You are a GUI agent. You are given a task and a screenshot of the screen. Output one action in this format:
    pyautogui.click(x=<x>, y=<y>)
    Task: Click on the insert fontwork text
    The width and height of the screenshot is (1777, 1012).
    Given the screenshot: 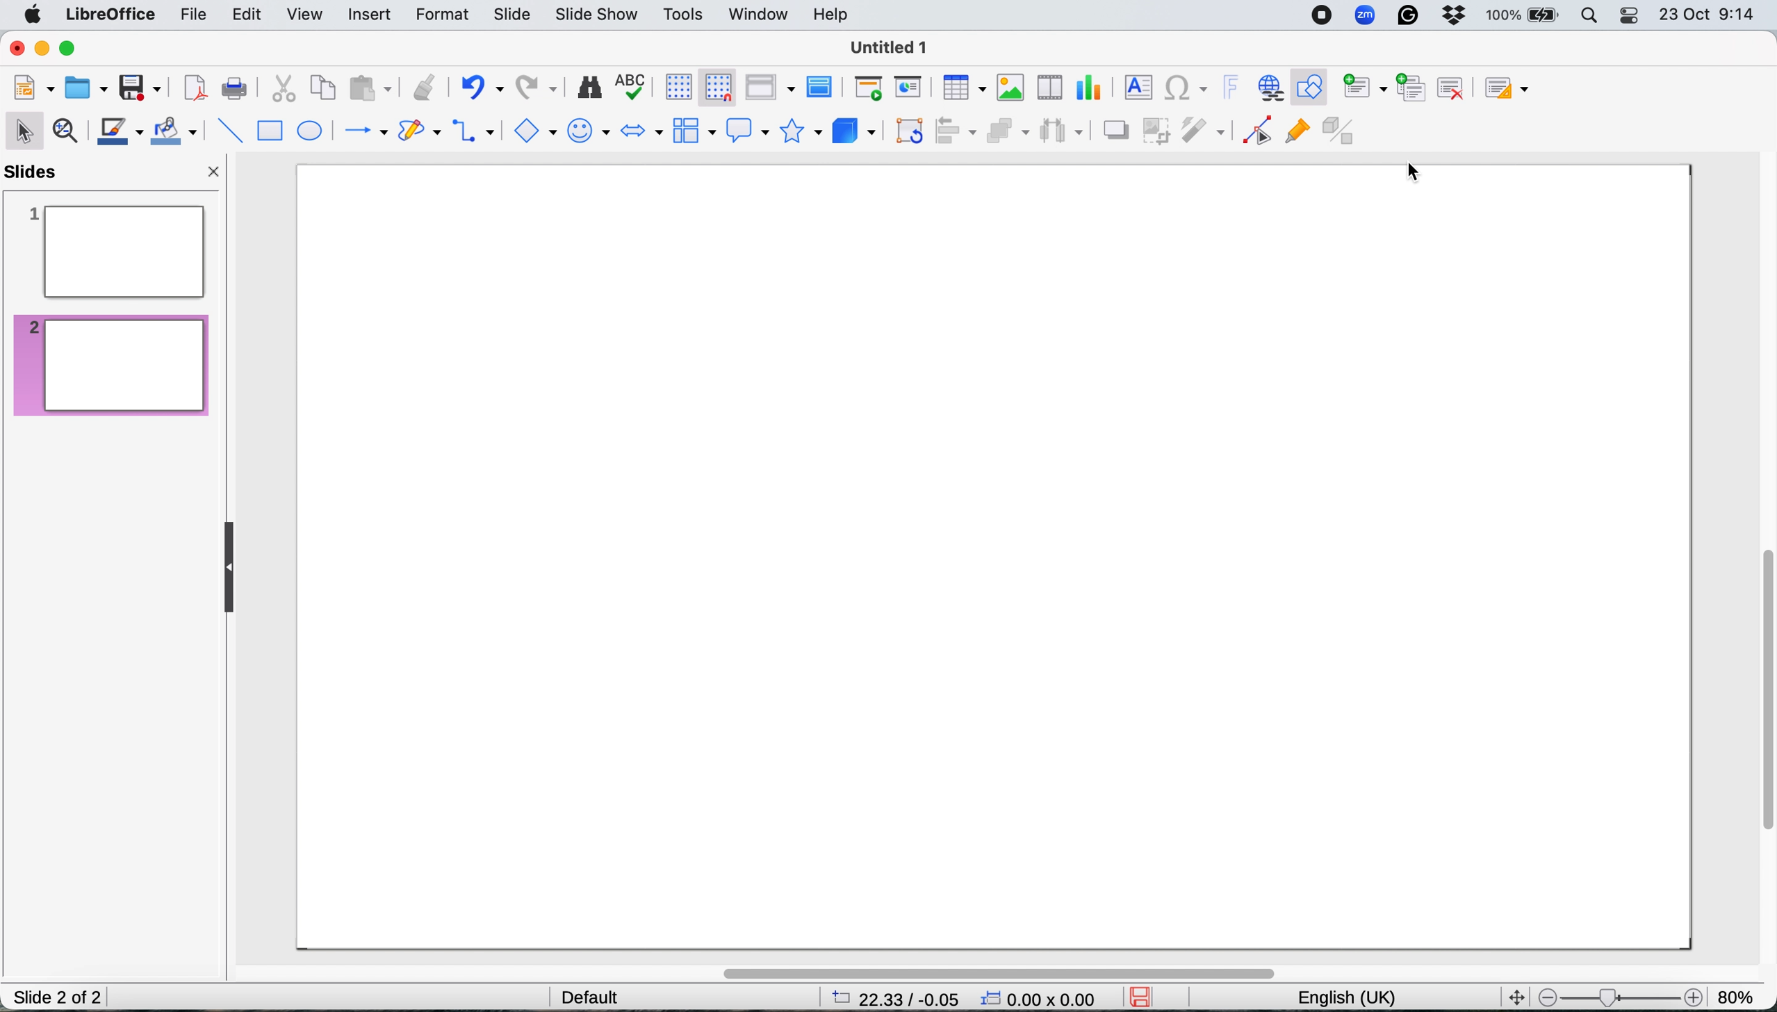 What is the action you would take?
    pyautogui.click(x=1232, y=87)
    